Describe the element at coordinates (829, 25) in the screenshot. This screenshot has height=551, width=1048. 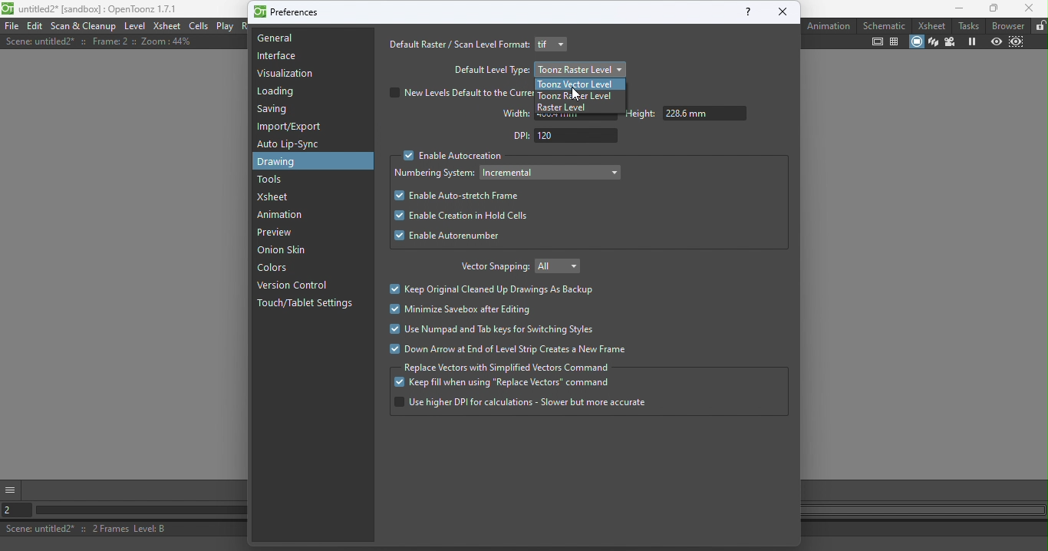
I see `Animation` at that location.